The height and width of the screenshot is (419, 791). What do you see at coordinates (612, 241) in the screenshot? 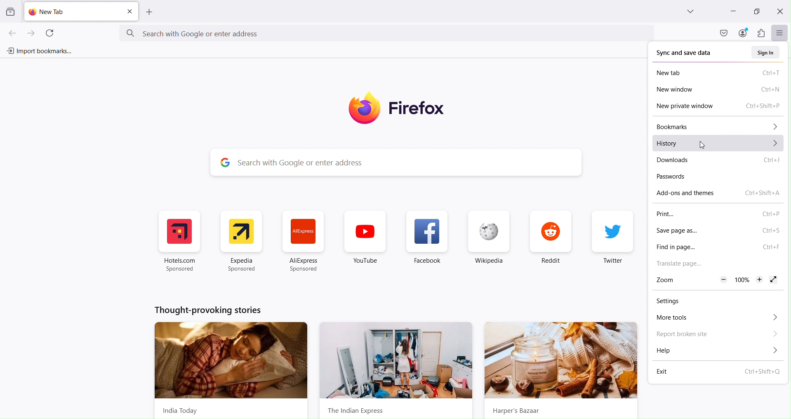
I see `Twitter Shortcut` at bounding box center [612, 241].